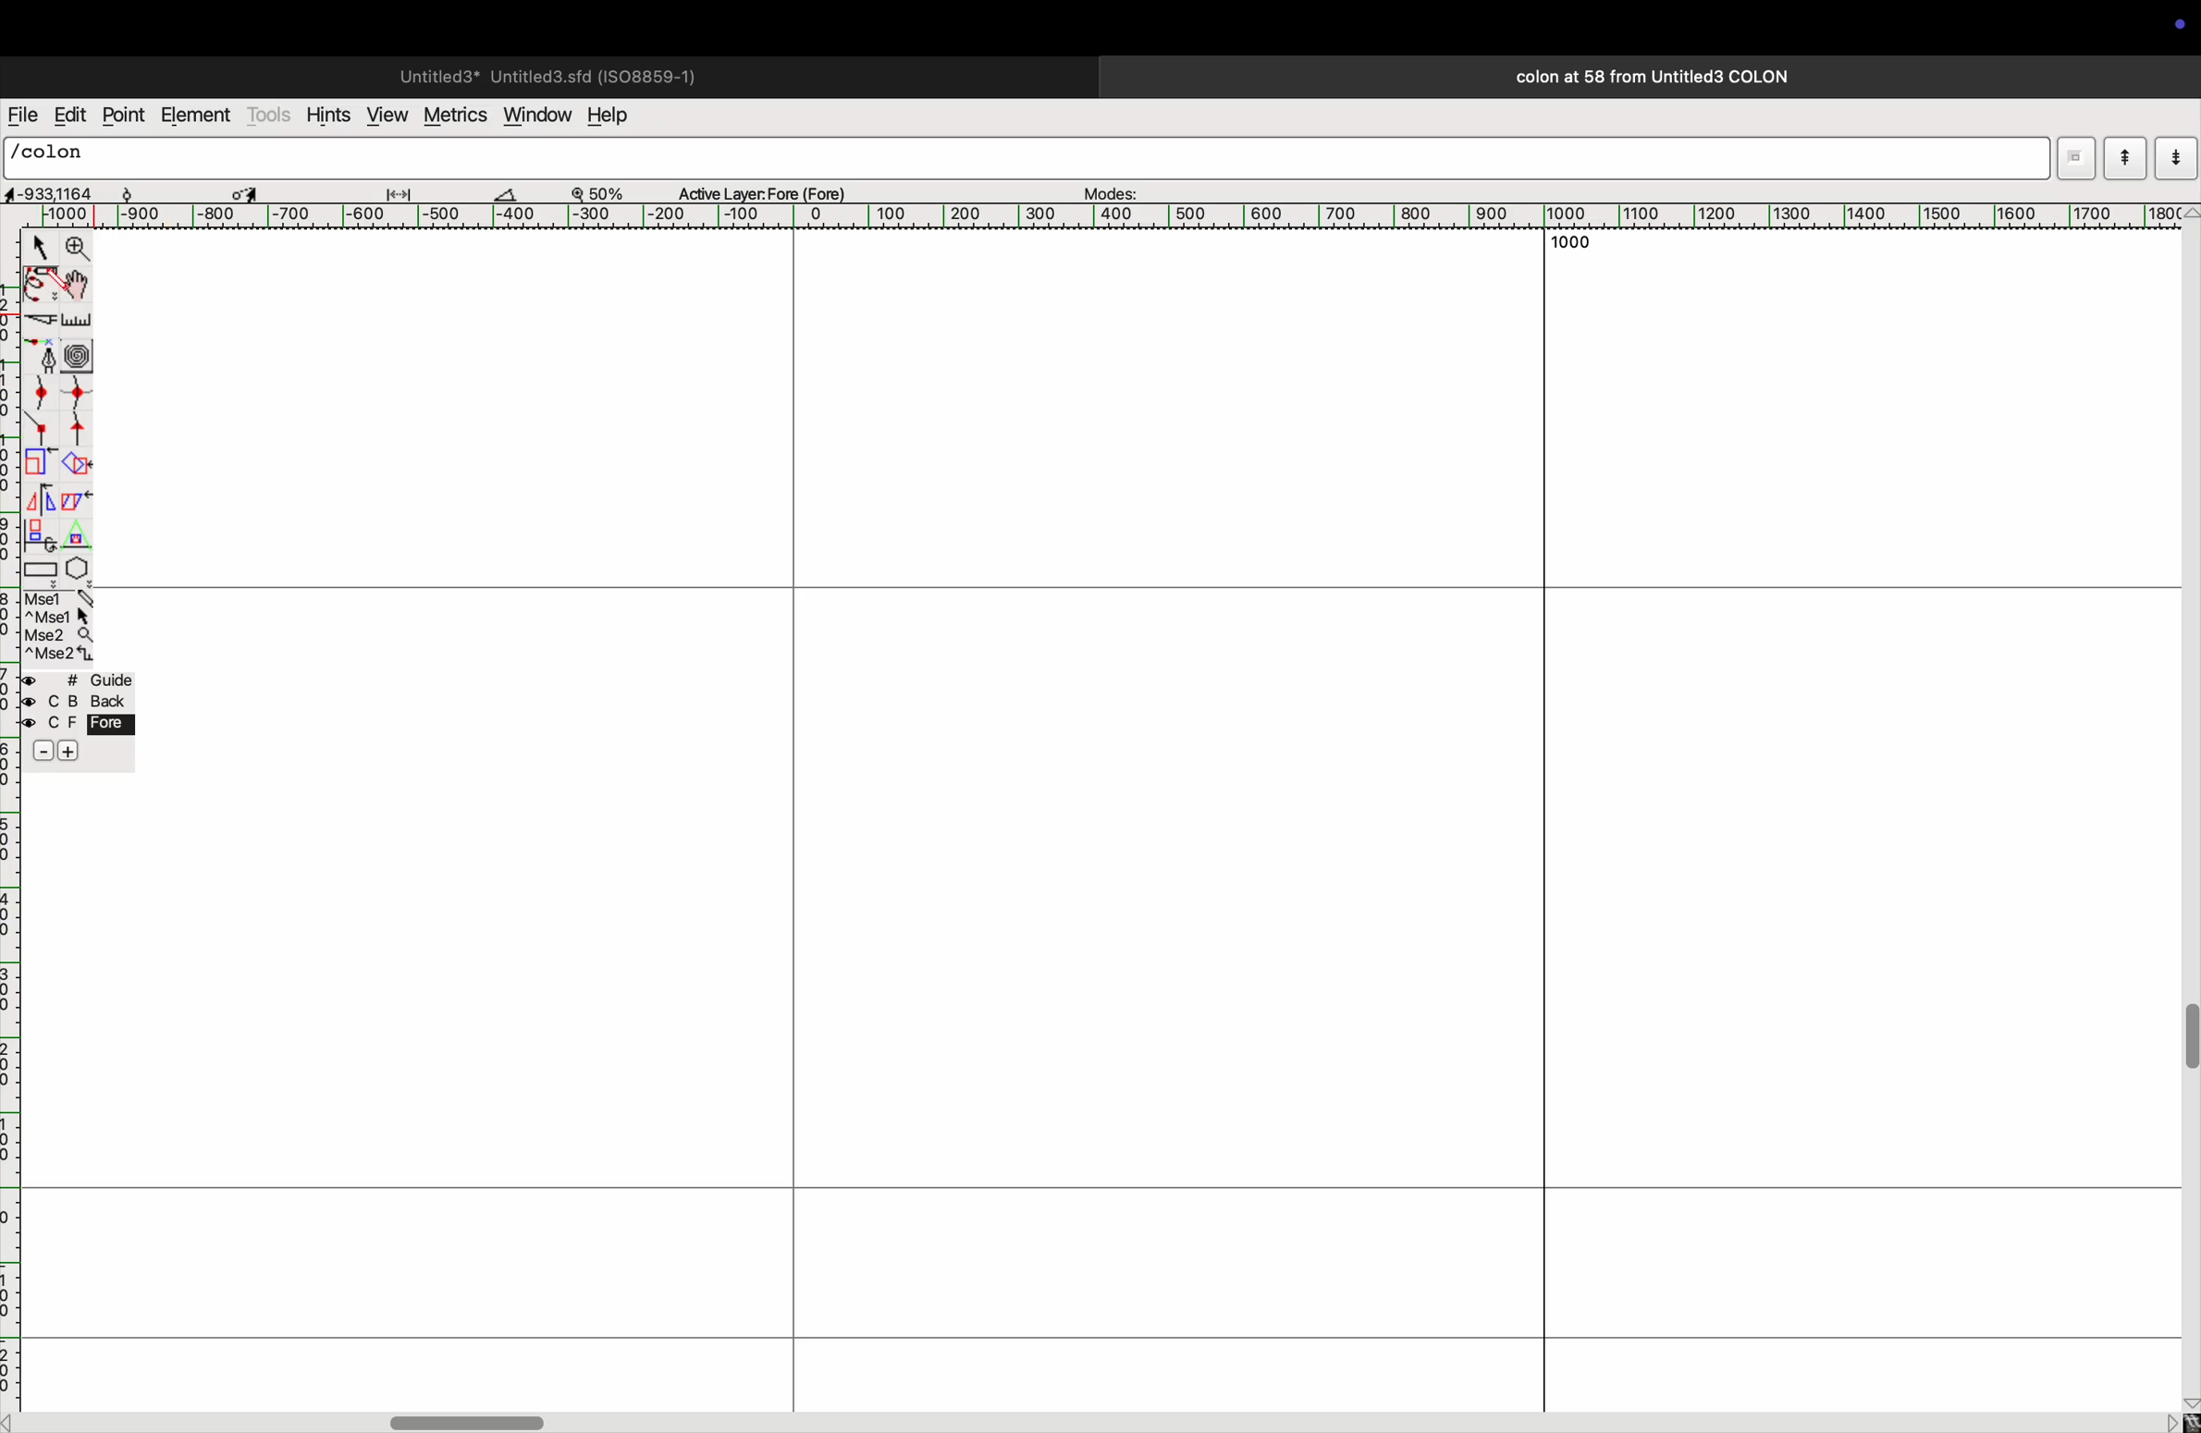 This screenshot has width=2201, height=1433. I want to click on knife, so click(39, 323).